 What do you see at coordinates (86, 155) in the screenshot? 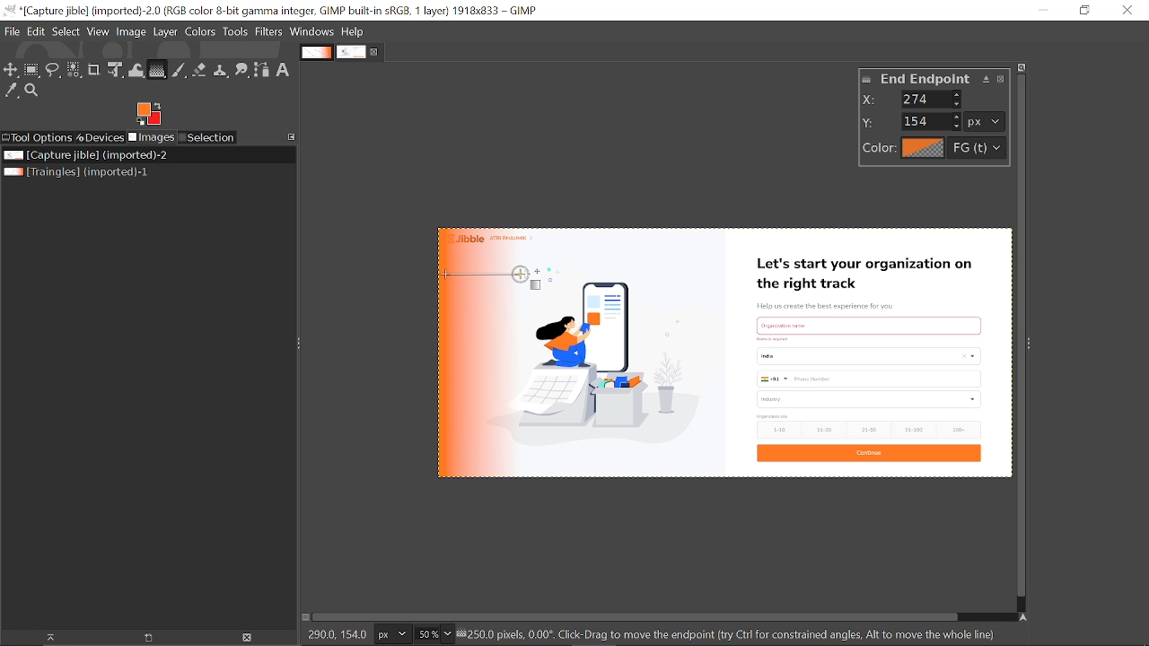
I see `Current file` at bounding box center [86, 155].